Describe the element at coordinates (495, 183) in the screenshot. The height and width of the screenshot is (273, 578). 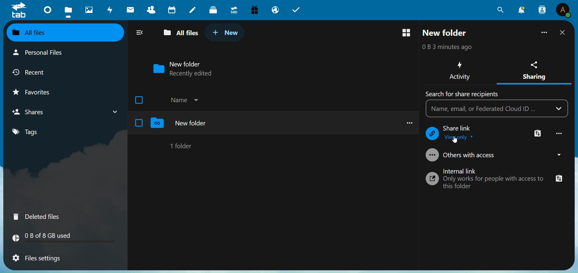
I see `Text` at that location.